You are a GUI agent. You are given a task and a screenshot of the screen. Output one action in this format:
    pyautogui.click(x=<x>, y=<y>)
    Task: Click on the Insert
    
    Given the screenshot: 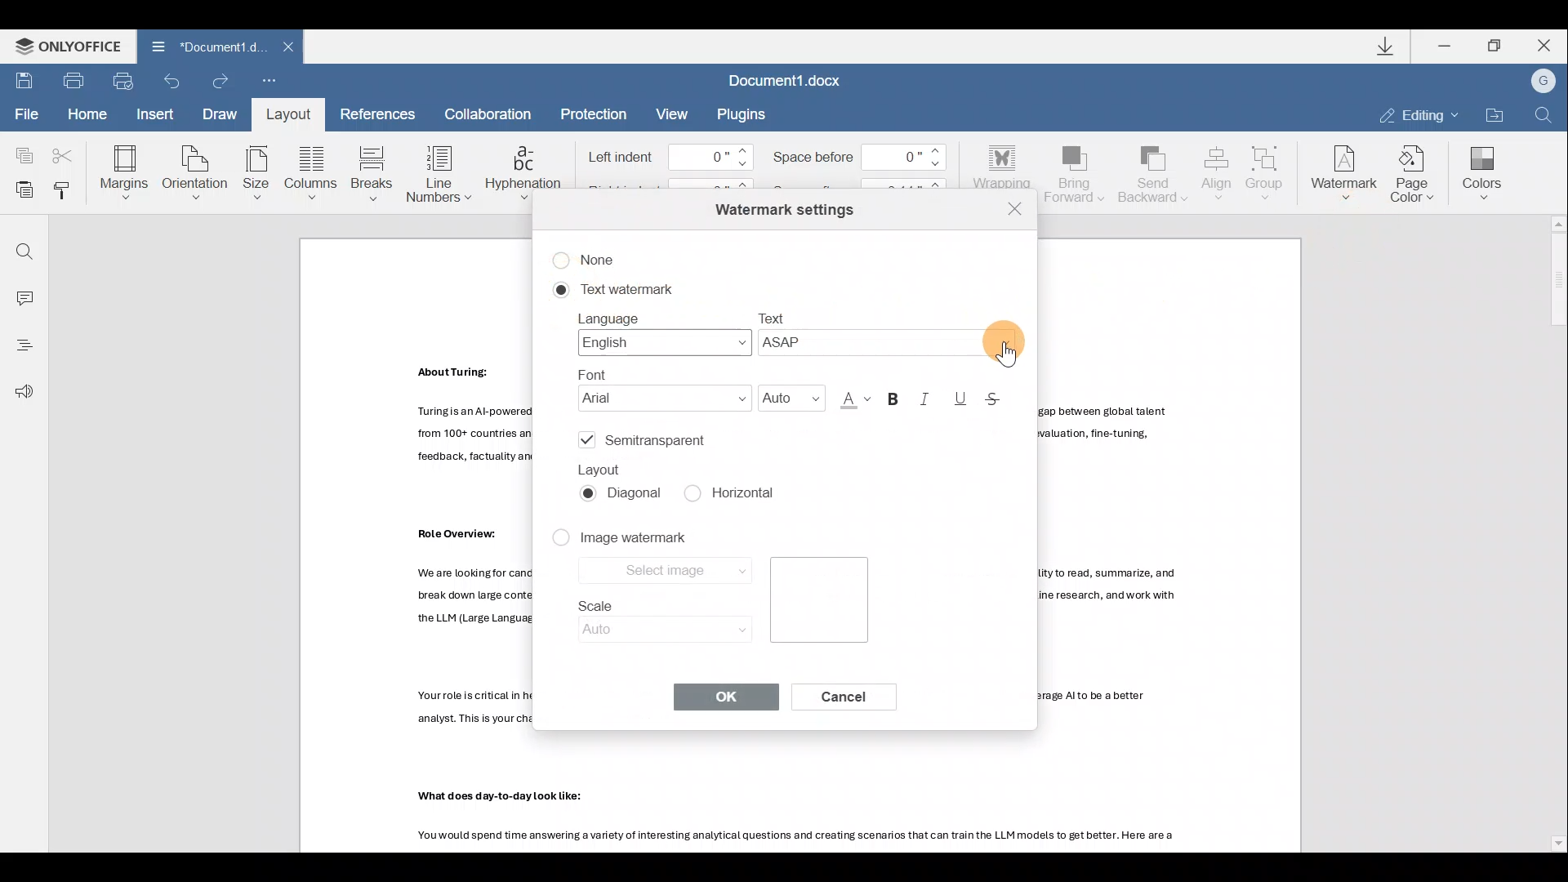 What is the action you would take?
    pyautogui.click(x=158, y=117)
    